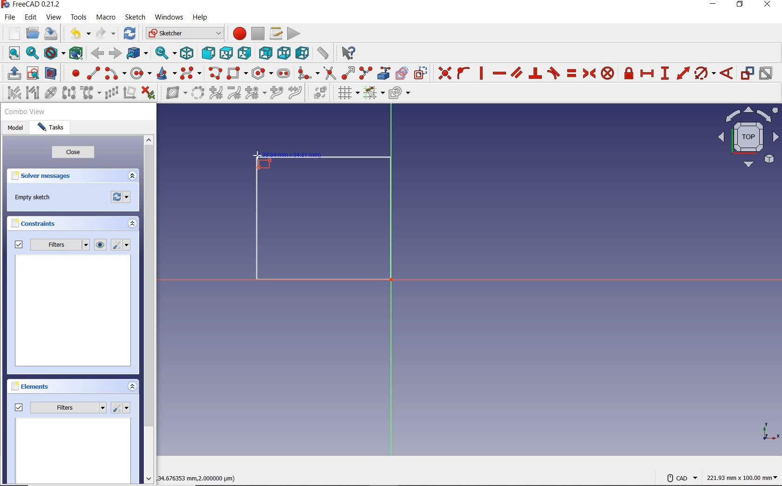  Describe the element at coordinates (106, 18) in the screenshot. I see `macro` at that location.